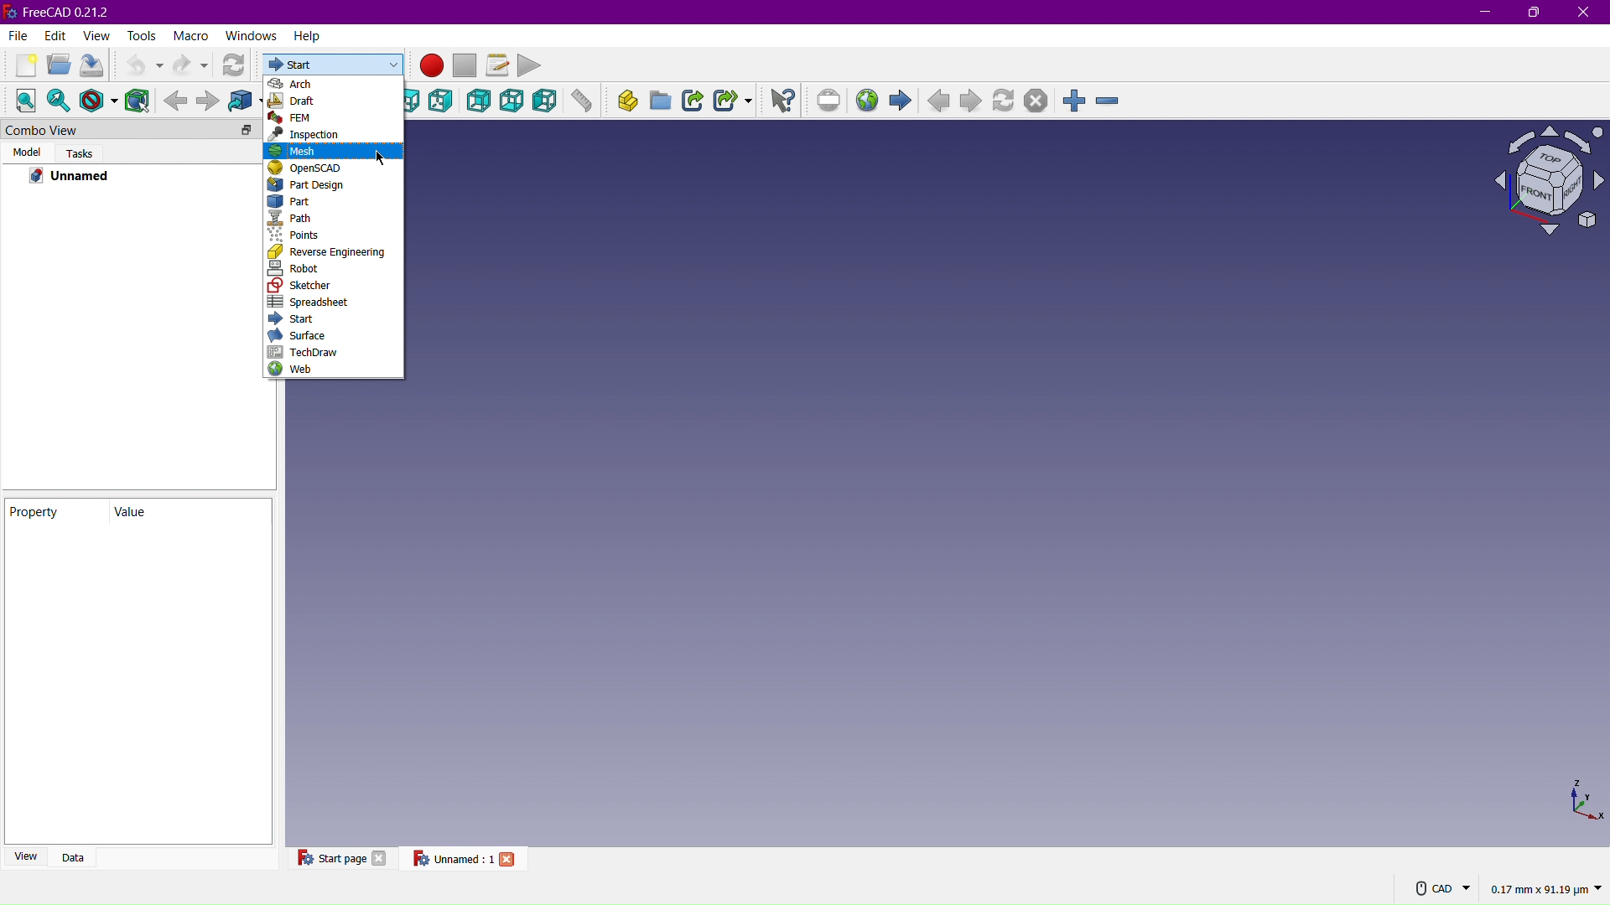 The width and height of the screenshot is (1610, 905). Describe the element at coordinates (695, 102) in the screenshot. I see `Link` at that location.